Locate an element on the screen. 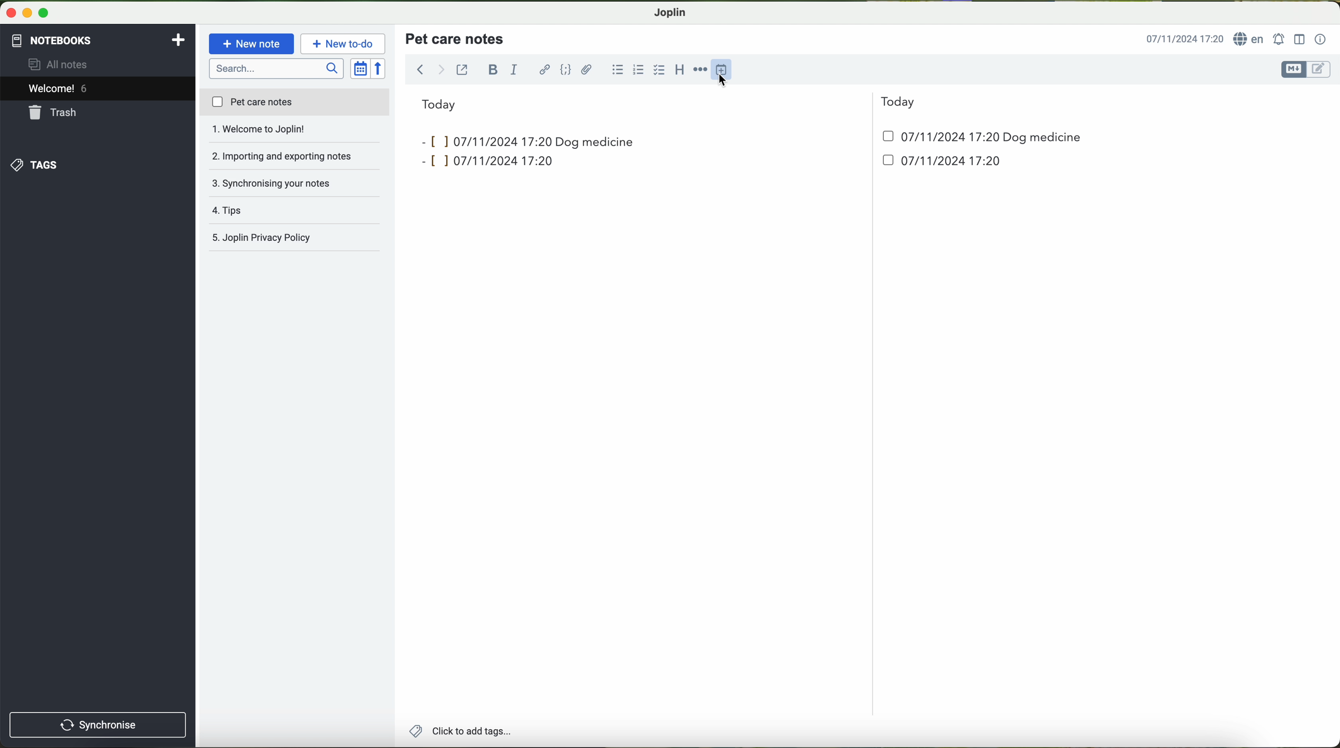 The width and height of the screenshot is (1340, 748). pet care notes file is located at coordinates (294, 103).